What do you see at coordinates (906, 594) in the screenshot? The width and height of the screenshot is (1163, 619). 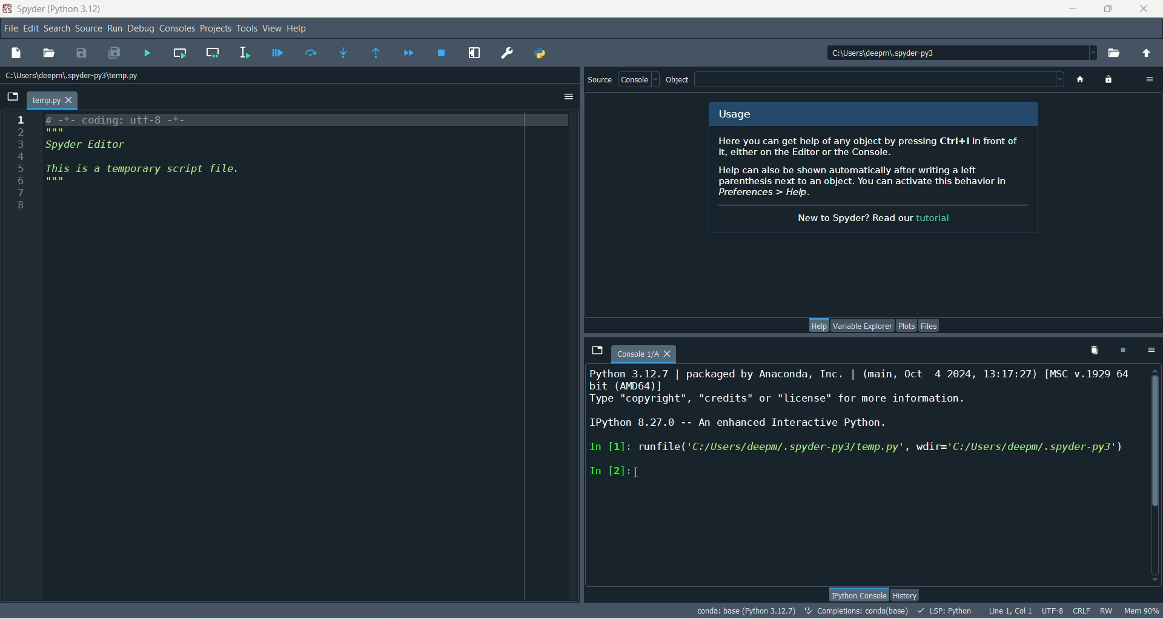 I see `history` at bounding box center [906, 594].